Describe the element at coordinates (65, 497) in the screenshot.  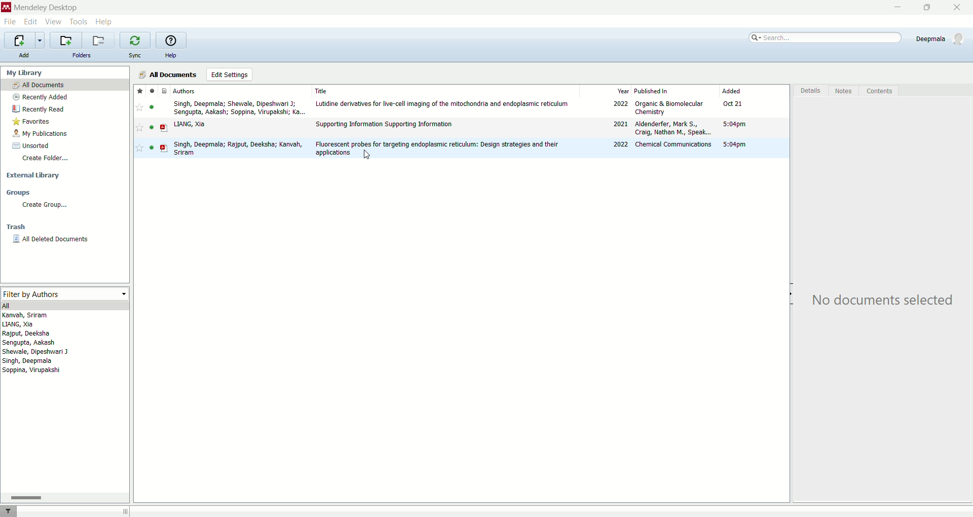
I see `Horizontal scroll bar` at that location.